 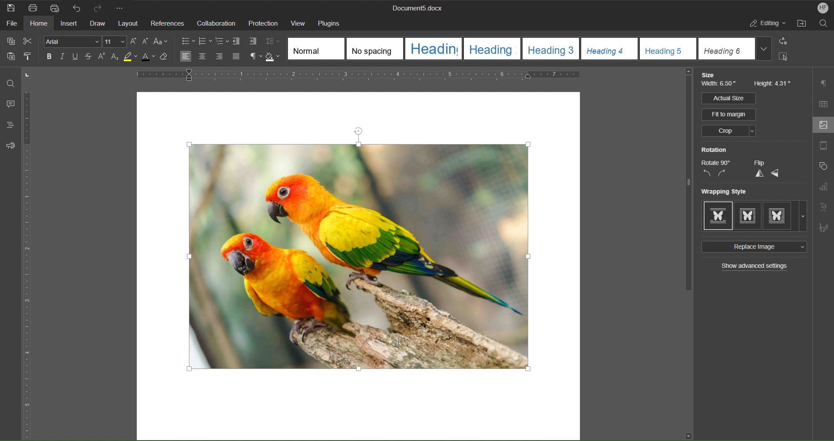 What do you see at coordinates (758, 174) in the screenshot?
I see `Vertical Flip` at bounding box center [758, 174].